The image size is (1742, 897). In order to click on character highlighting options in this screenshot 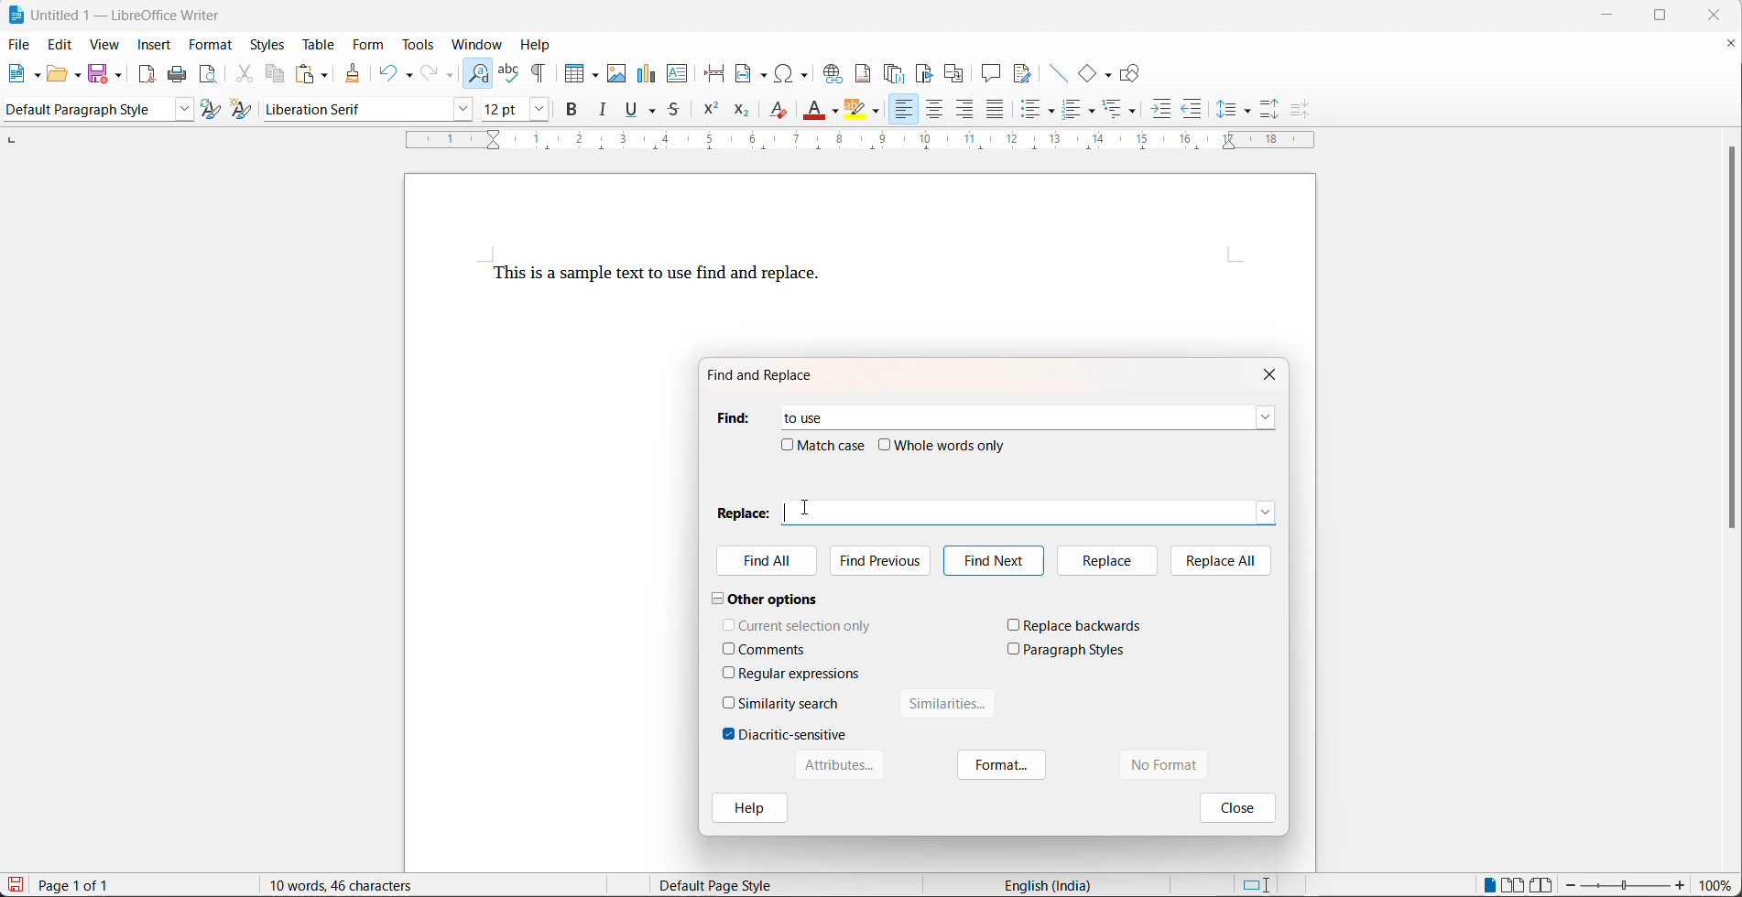, I will do `click(879, 113)`.